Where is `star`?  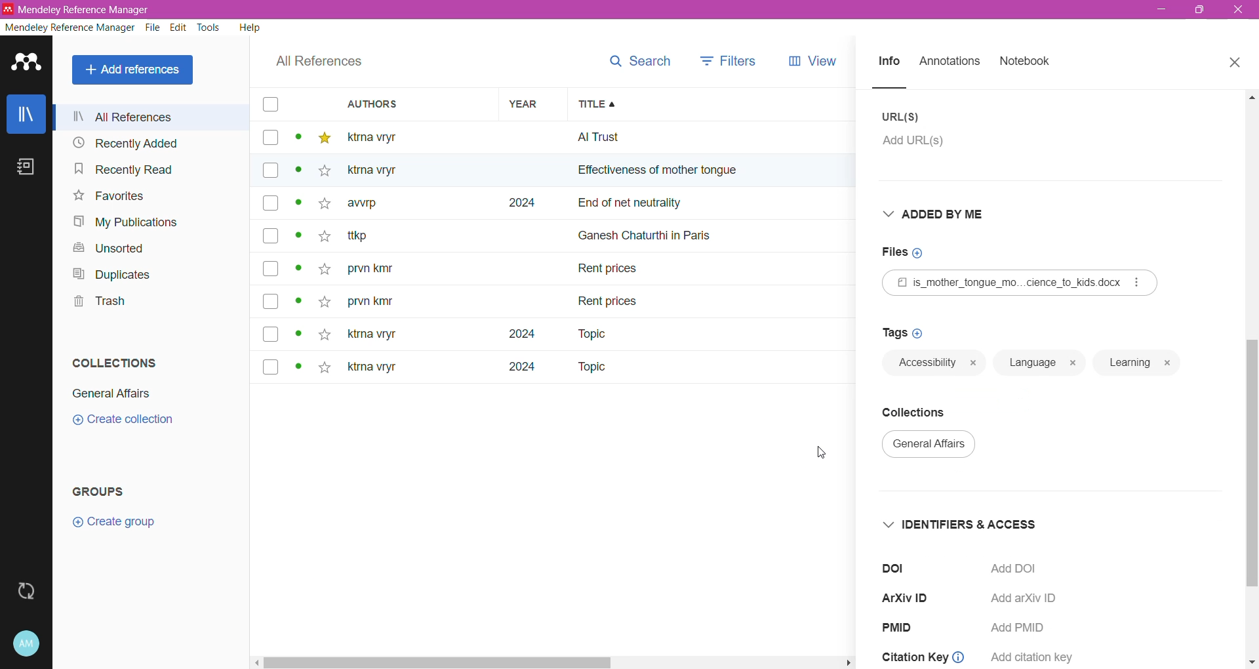
star is located at coordinates (324, 369).